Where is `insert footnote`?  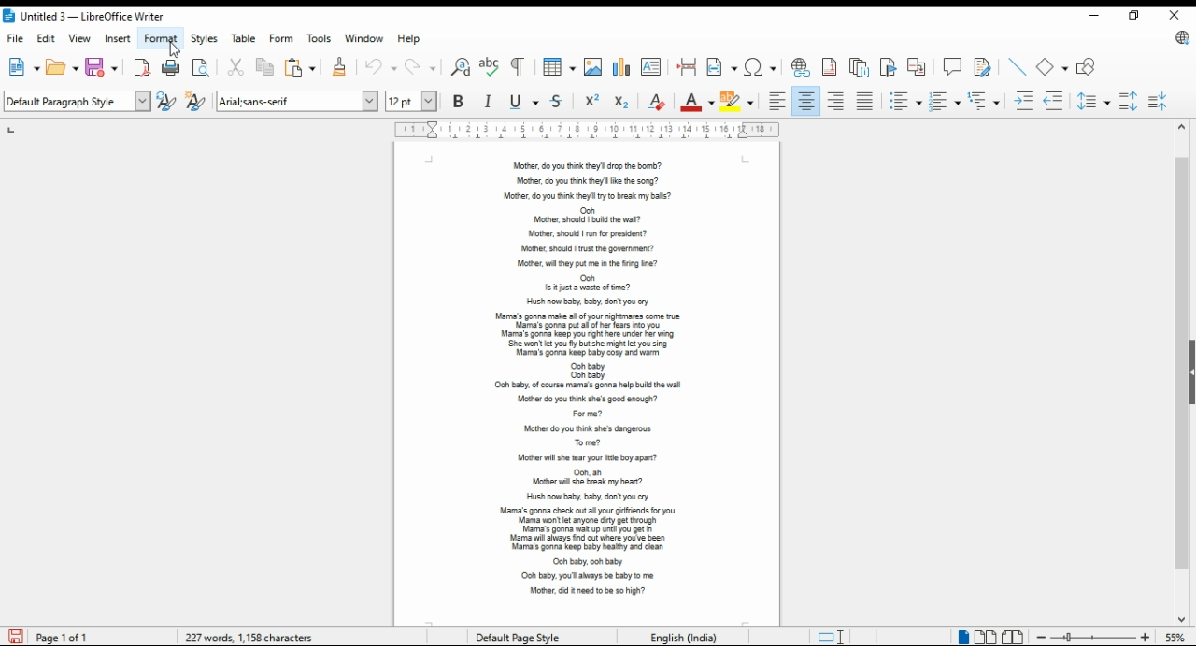 insert footnote is located at coordinates (831, 67).